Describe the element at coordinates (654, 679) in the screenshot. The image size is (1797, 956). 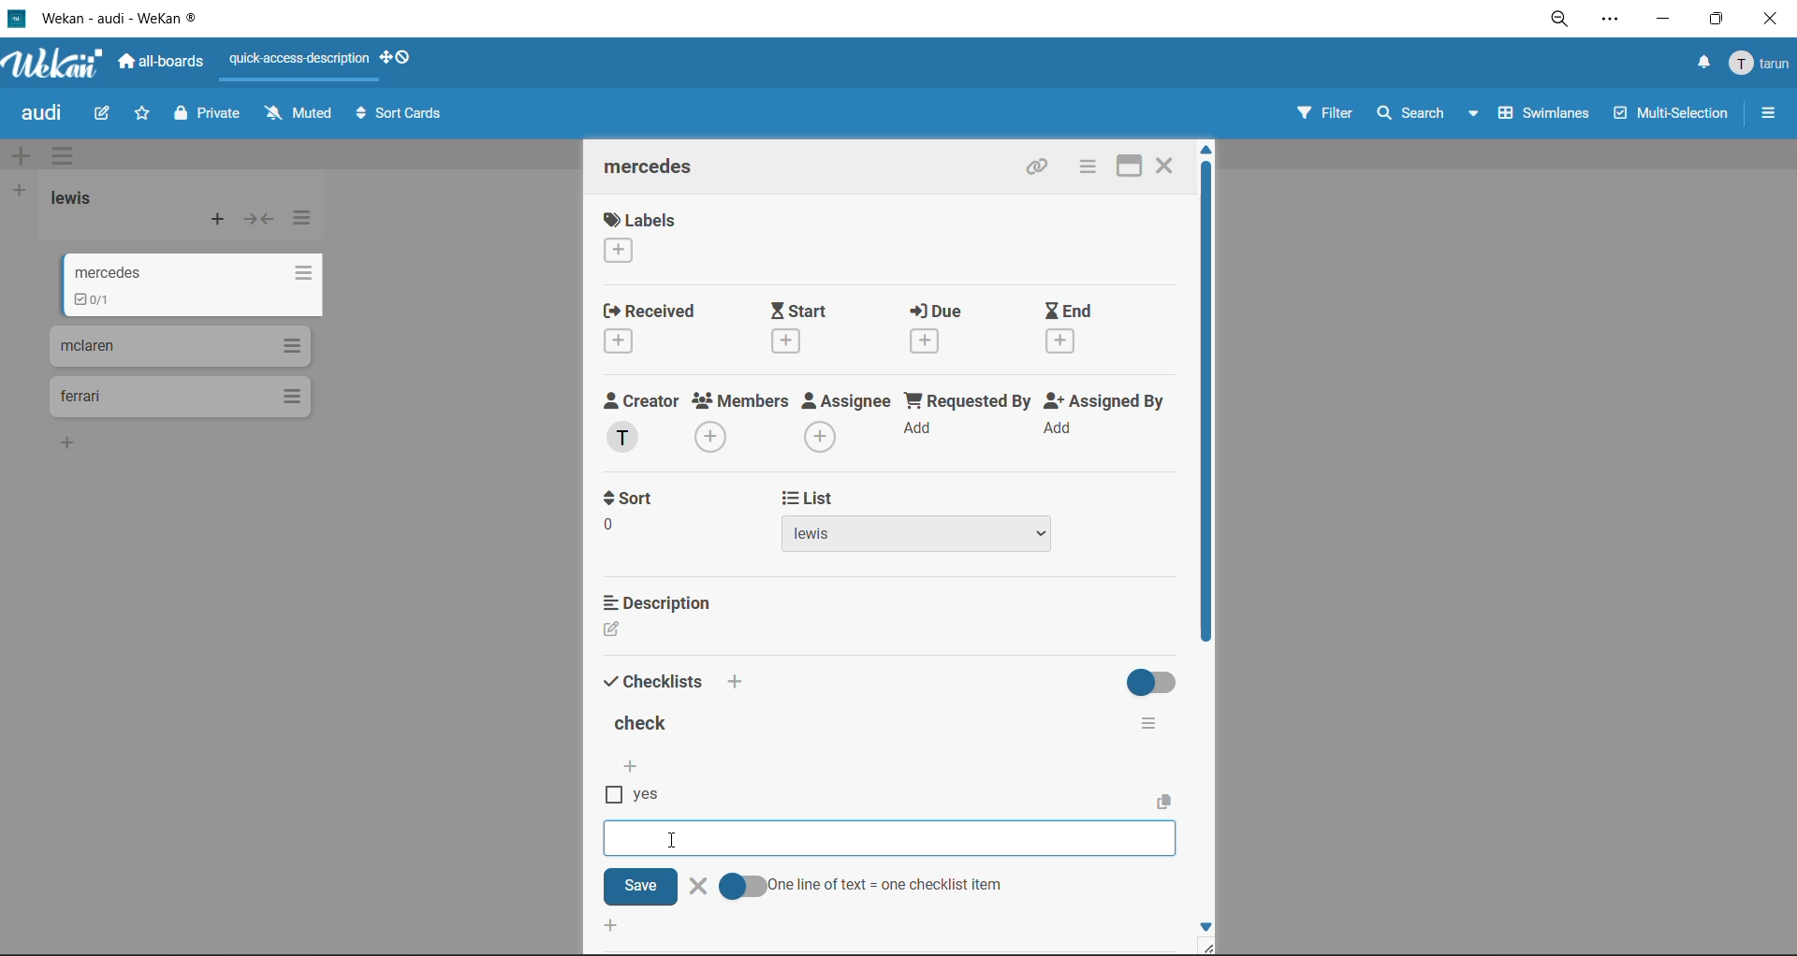
I see `checklists` at that location.